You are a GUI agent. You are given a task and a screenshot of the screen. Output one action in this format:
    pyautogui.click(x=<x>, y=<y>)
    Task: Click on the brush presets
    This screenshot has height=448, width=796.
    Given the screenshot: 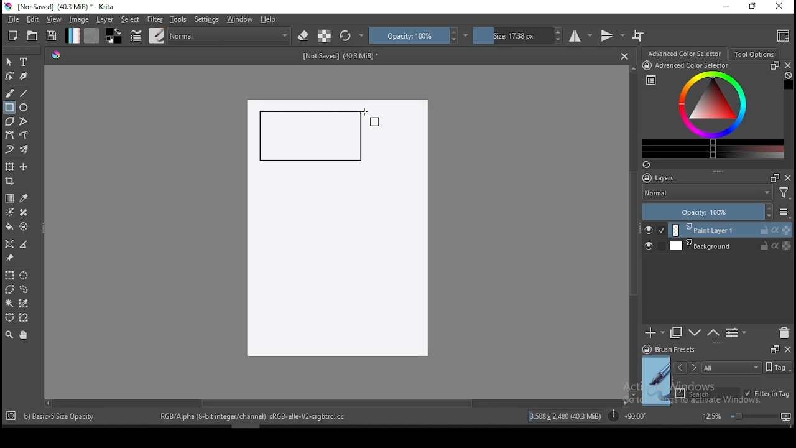 What is the action you would take?
    pyautogui.click(x=673, y=350)
    